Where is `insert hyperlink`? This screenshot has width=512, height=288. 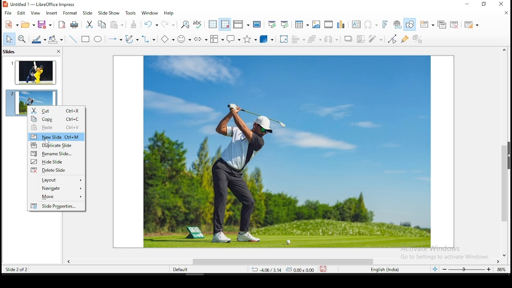
insert hyperlink is located at coordinates (396, 24).